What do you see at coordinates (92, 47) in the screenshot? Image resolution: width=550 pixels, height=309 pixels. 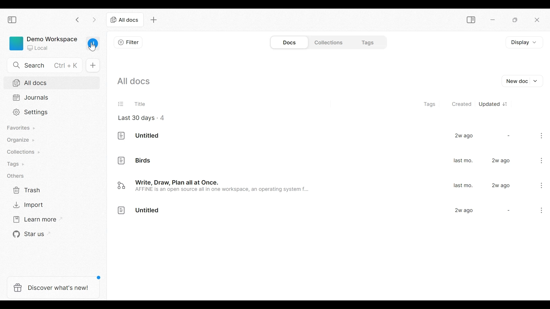 I see `cursor` at bounding box center [92, 47].